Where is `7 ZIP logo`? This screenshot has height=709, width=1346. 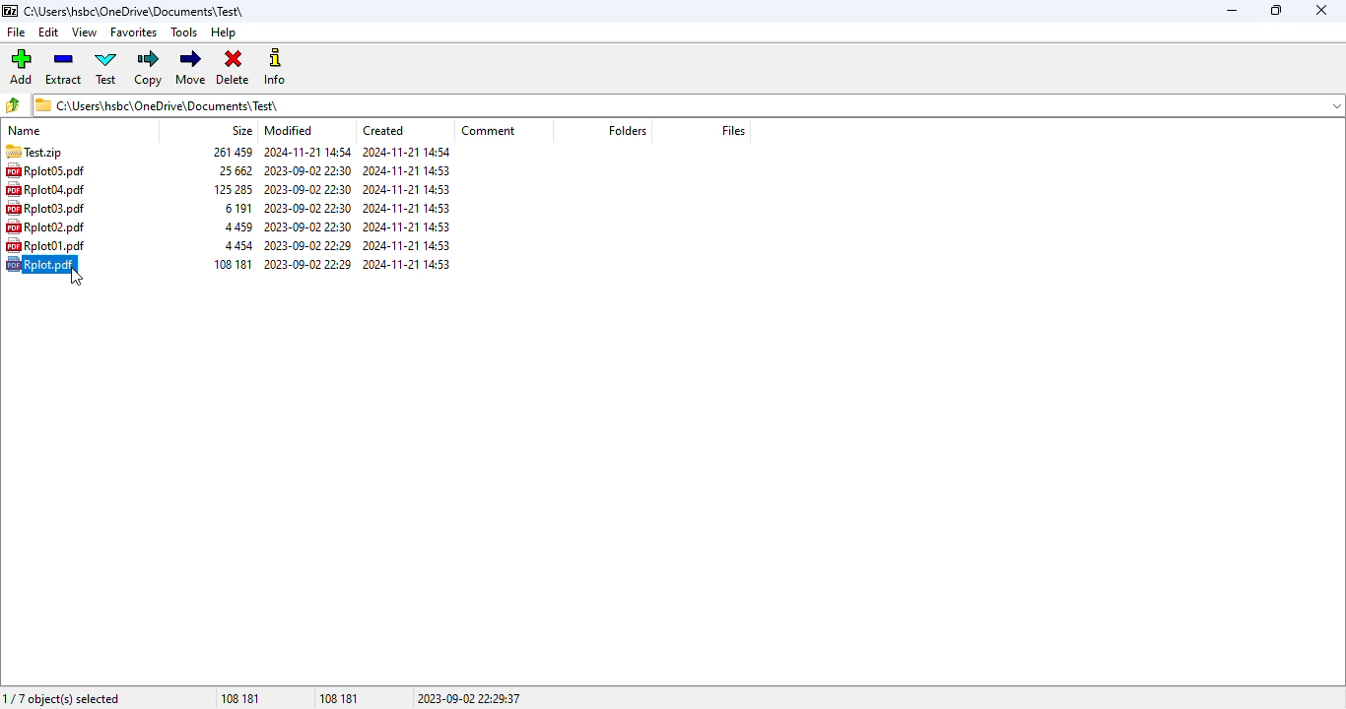 7 ZIP logo is located at coordinates (9, 12).